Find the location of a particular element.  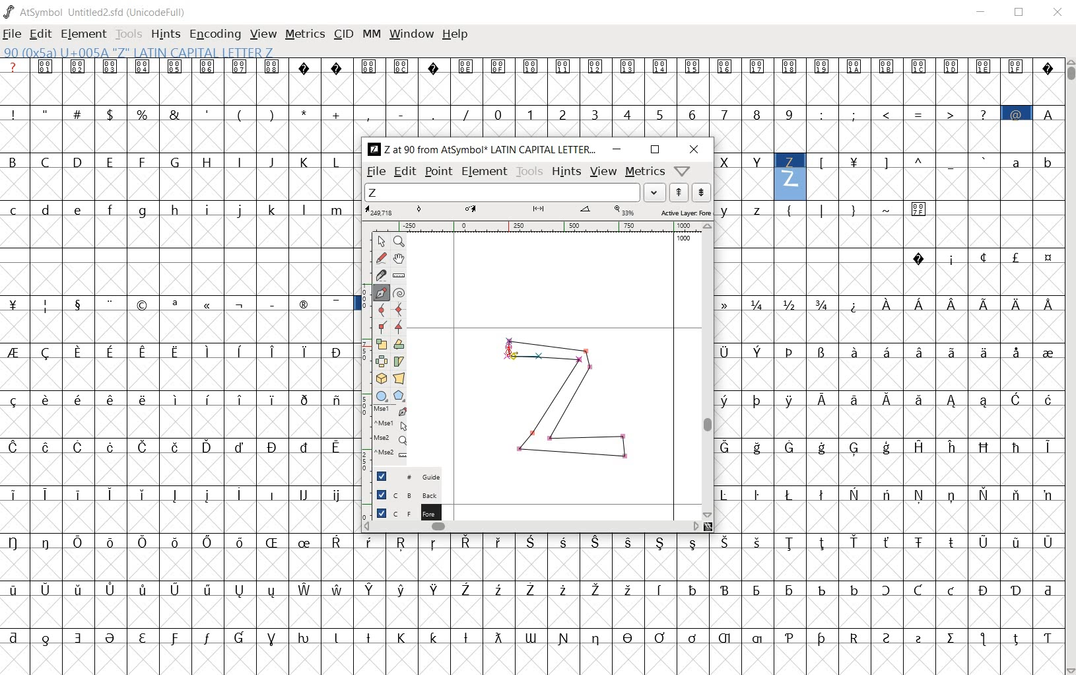

view is located at coordinates (603, 172).